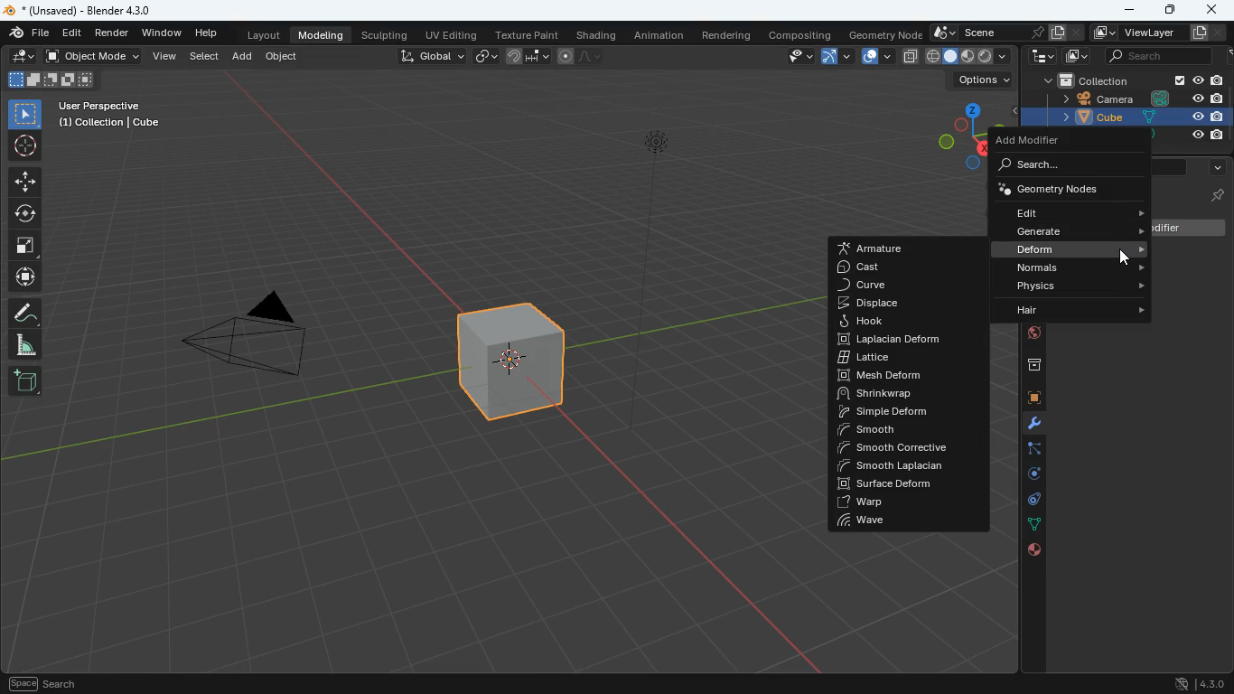  Describe the element at coordinates (1194, 681) in the screenshot. I see `version` at that location.